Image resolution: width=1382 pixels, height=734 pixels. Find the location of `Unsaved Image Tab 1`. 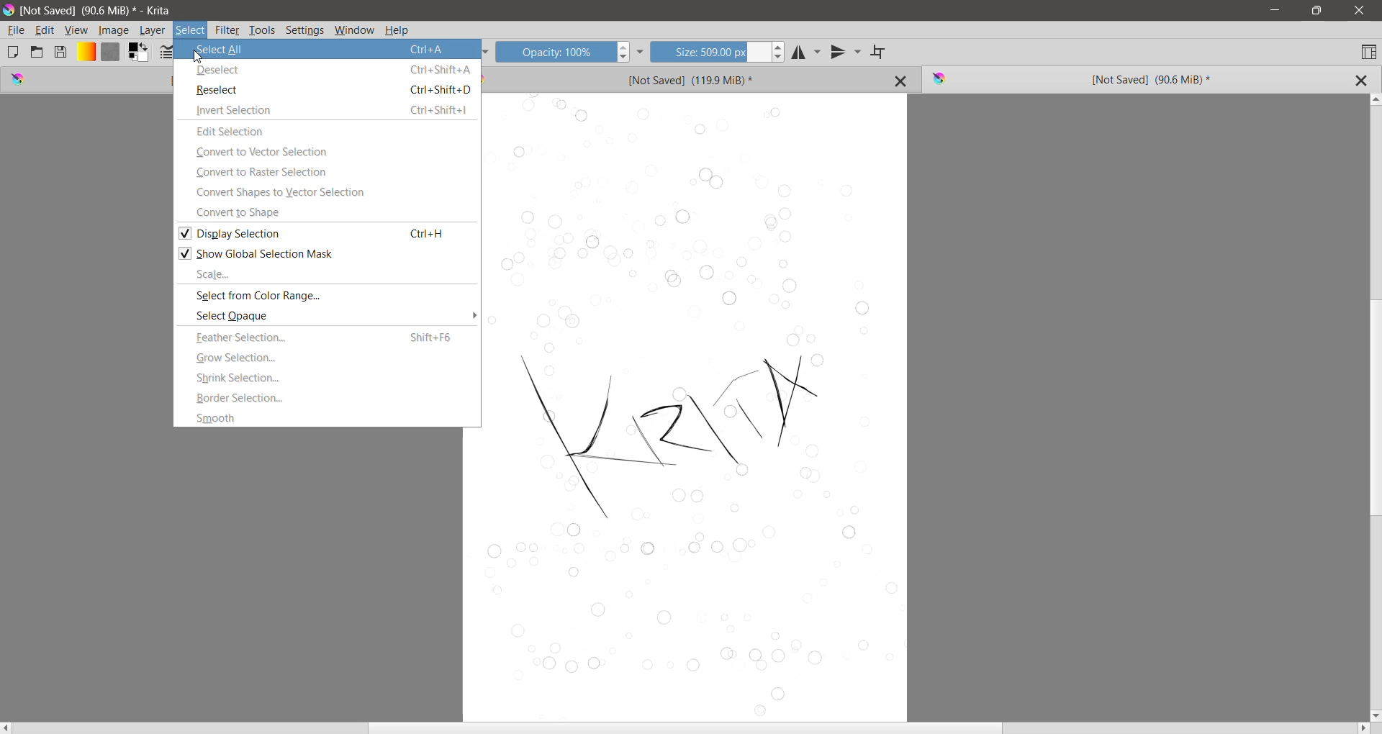

Unsaved Image Tab 1 is located at coordinates (89, 79).